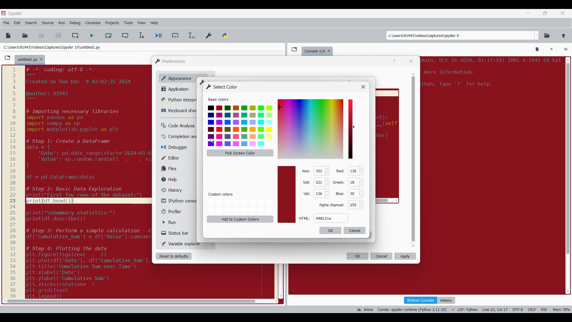 Image resolution: width=572 pixels, height=322 pixels. I want to click on Files, so click(170, 168).